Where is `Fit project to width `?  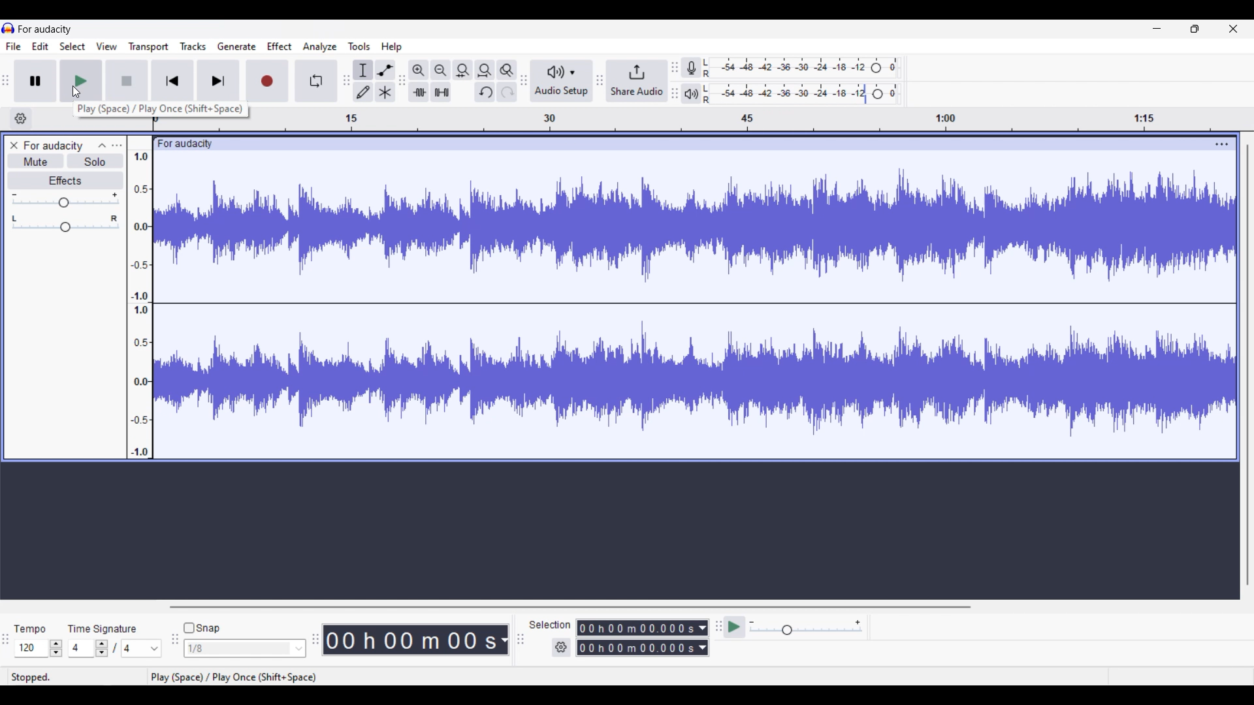
Fit project to width  is located at coordinates (485, 70).